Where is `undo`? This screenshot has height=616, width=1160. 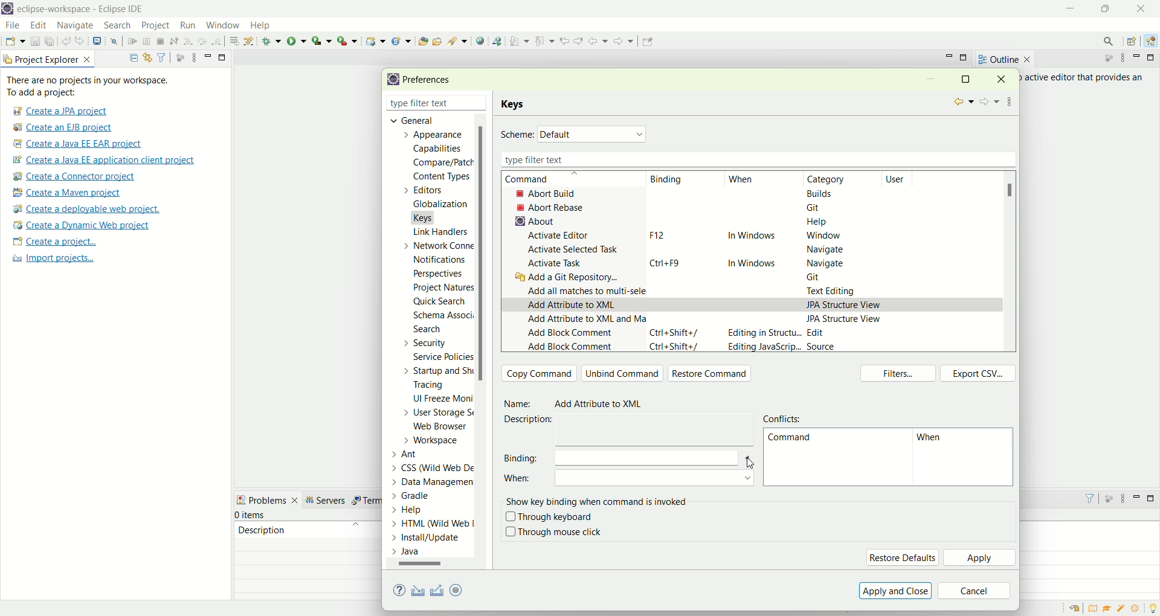
undo is located at coordinates (67, 42).